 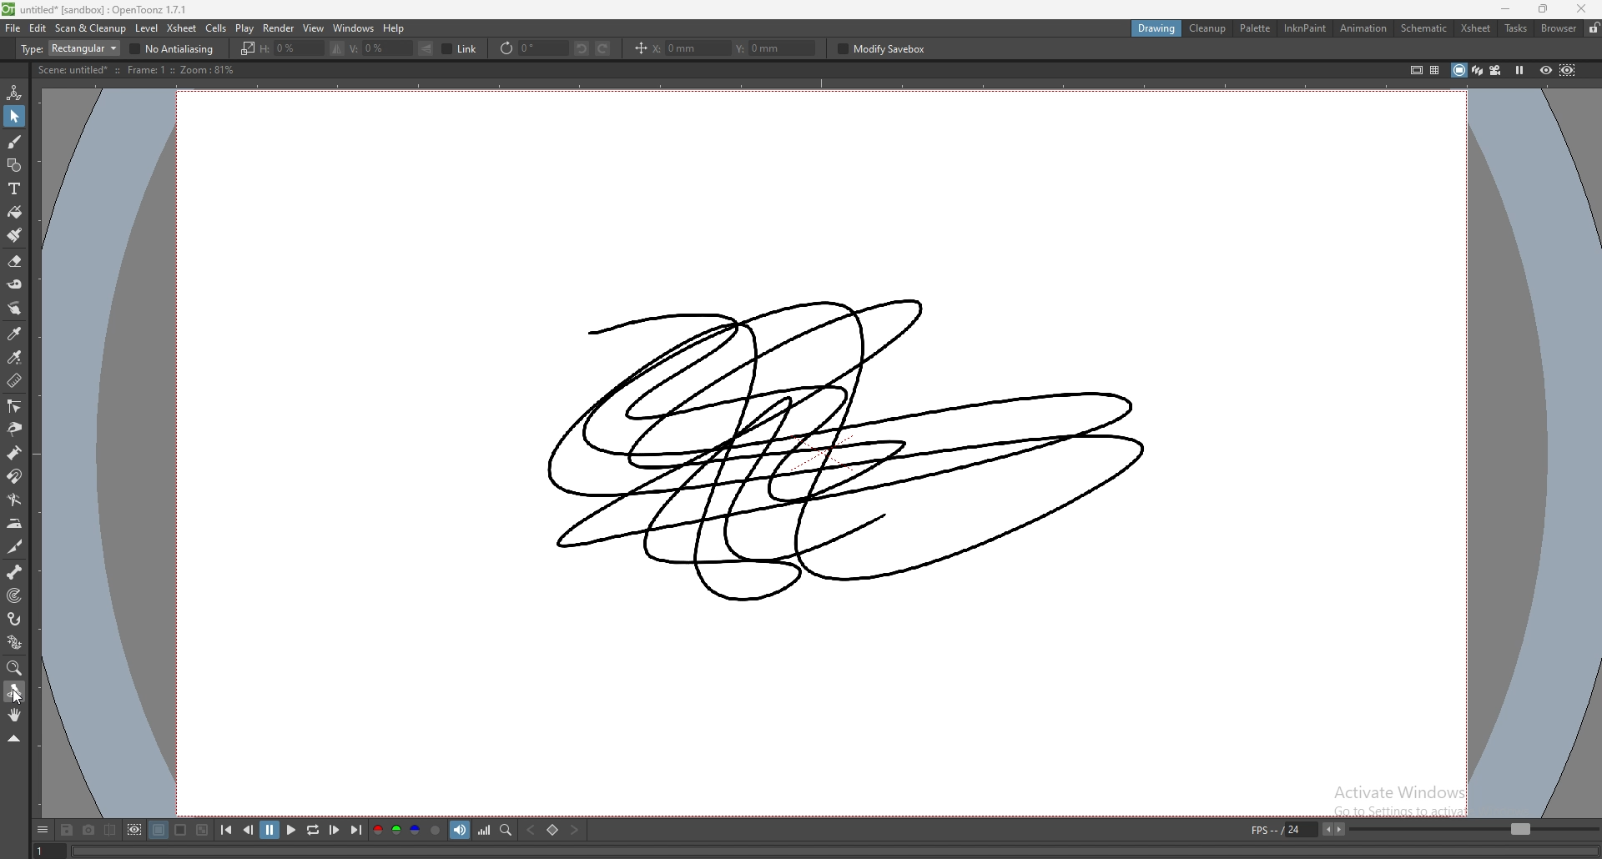 What do you see at coordinates (1546, 70) in the screenshot?
I see `preview` at bounding box center [1546, 70].